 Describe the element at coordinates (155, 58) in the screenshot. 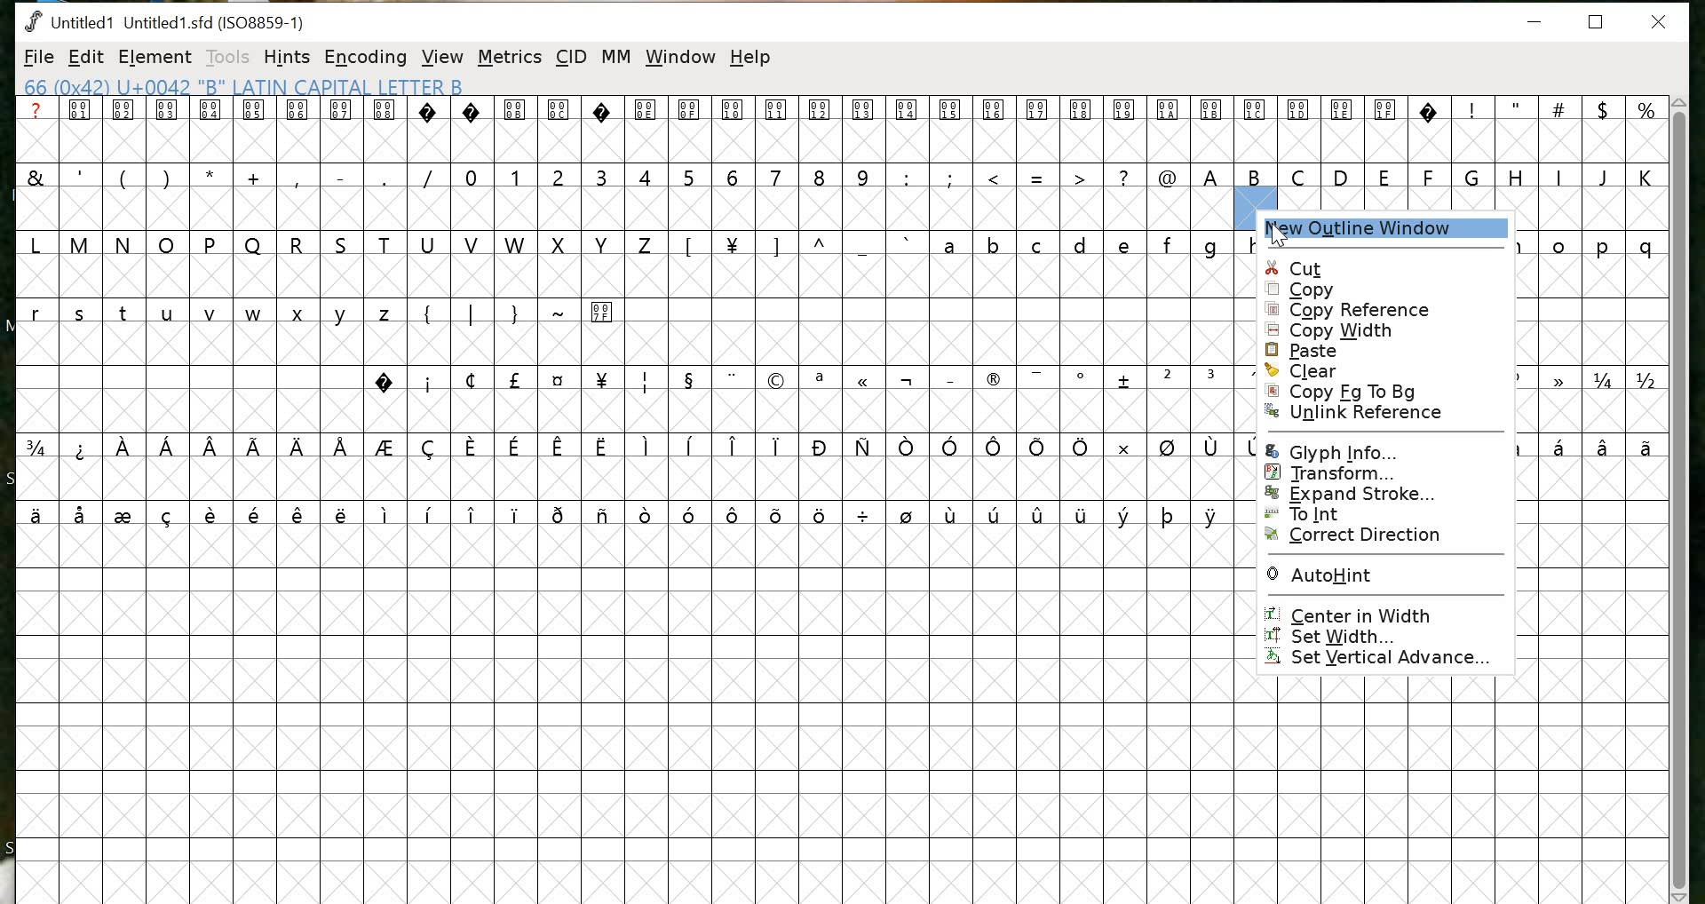

I see `ELEMENT` at that location.